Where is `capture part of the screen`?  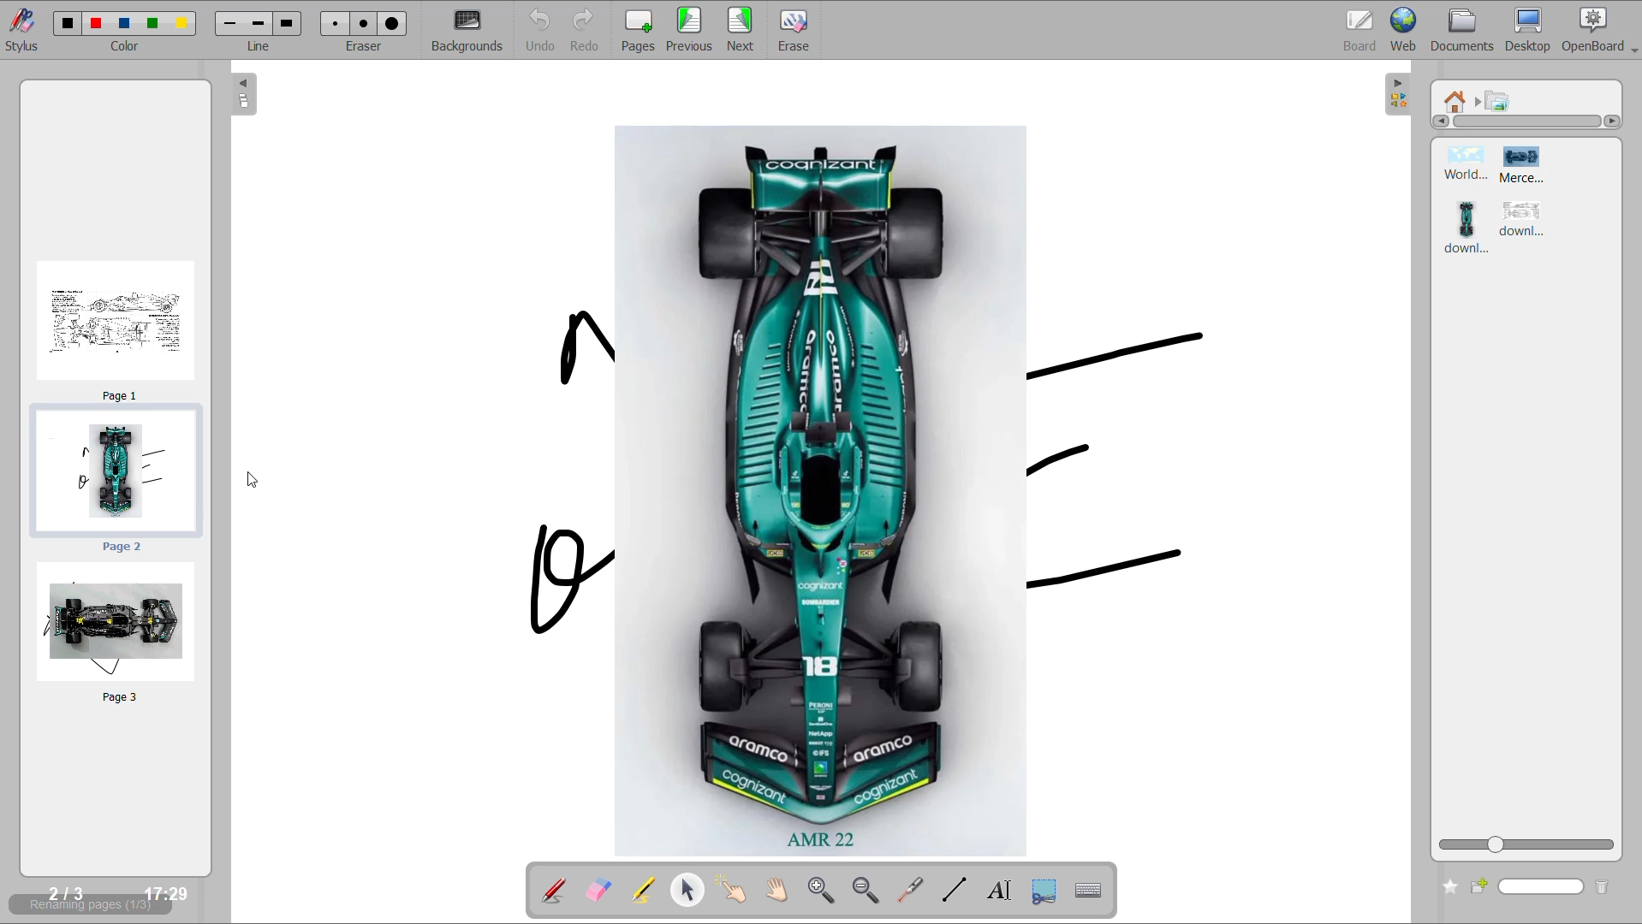 capture part of the screen is located at coordinates (1047, 889).